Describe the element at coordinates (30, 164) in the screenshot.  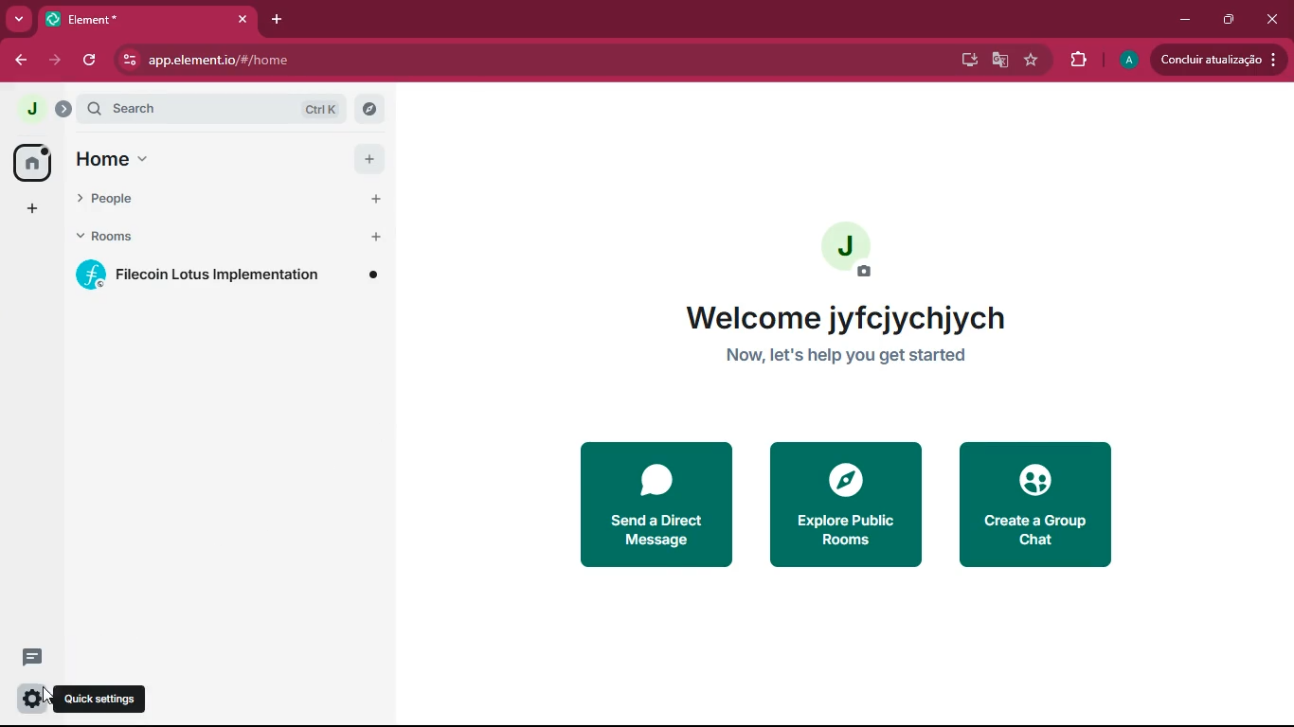
I see `home` at that location.